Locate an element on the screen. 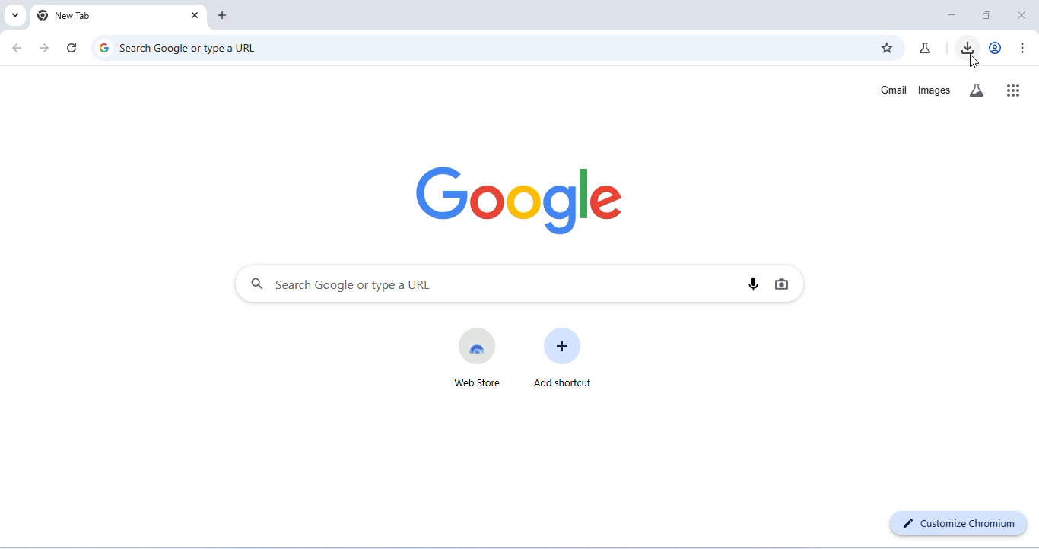 The height and width of the screenshot is (549, 1039). account is located at coordinates (996, 46).